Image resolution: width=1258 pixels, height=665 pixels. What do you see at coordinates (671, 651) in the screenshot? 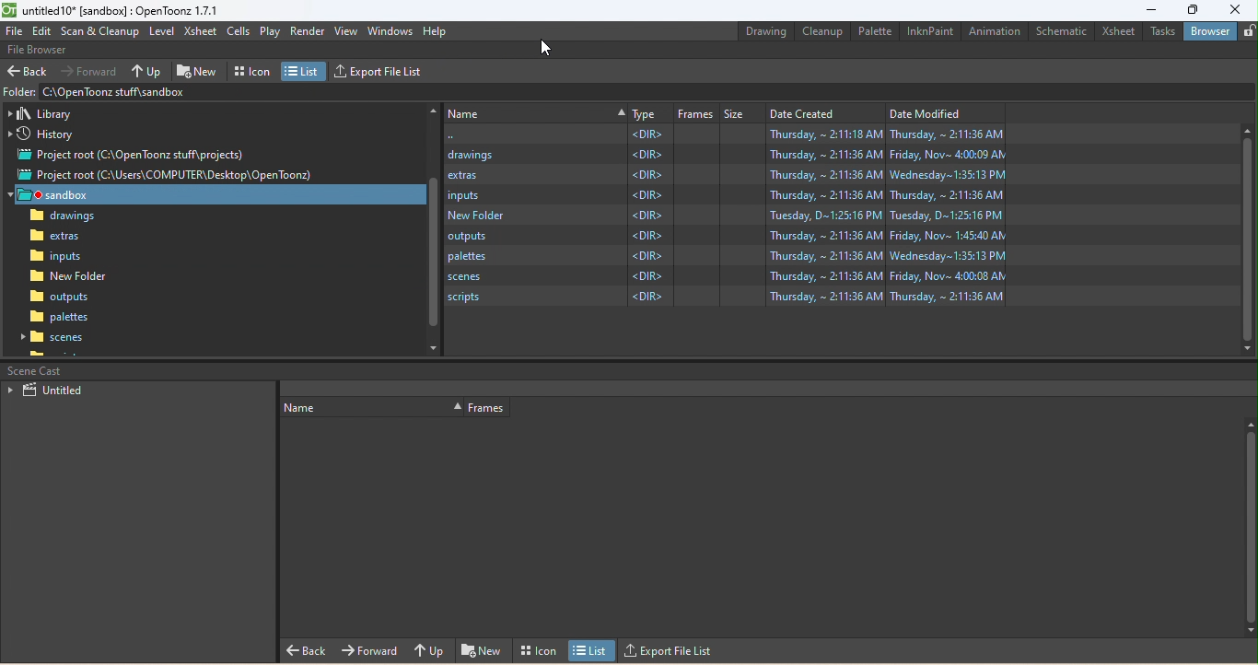
I see `Export file list` at bounding box center [671, 651].